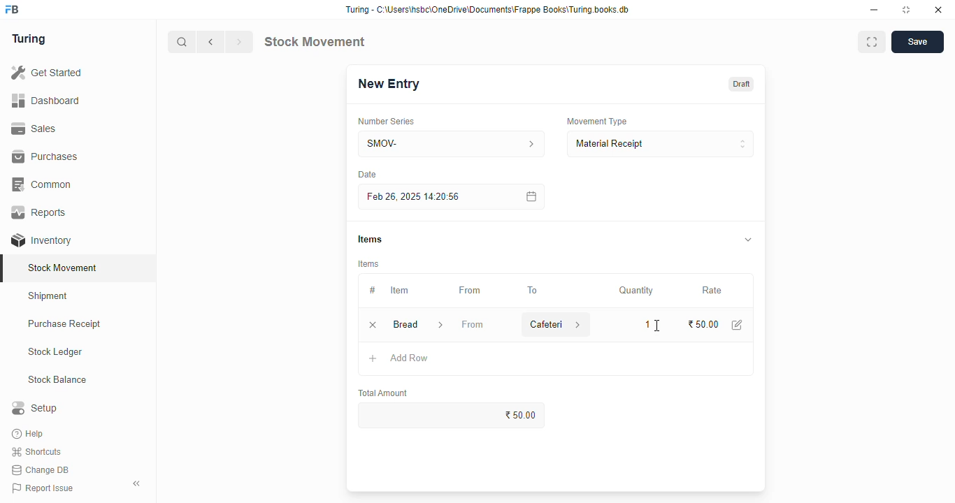 This screenshot has height=503, width=955. I want to click on calendar, so click(530, 196).